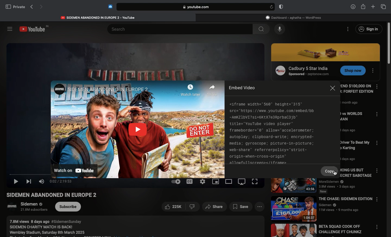 The image size is (391, 237). Describe the element at coordinates (17, 182) in the screenshot. I see `Play` at that location.